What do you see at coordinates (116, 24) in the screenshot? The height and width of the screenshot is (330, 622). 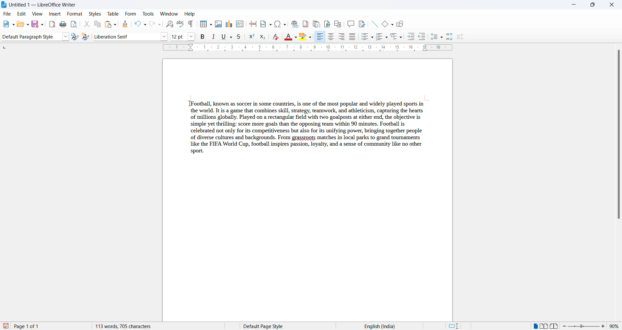 I see `paste options` at bounding box center [116, 24].